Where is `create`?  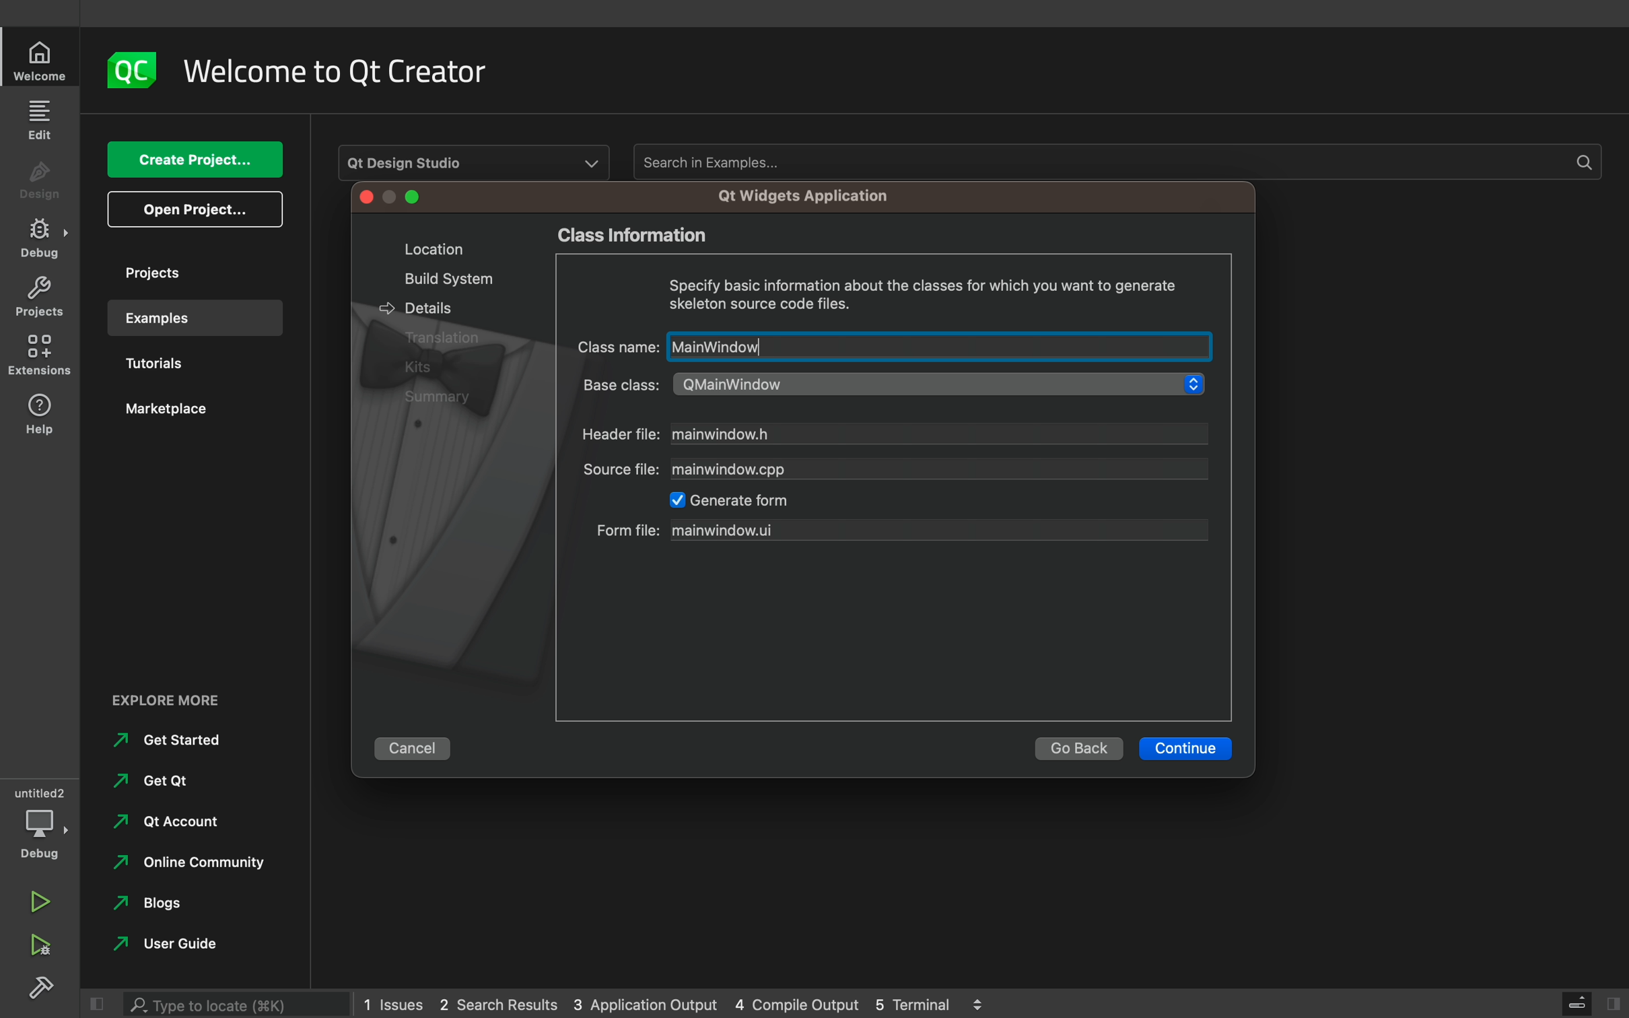
create is located at coordinates (194, 160).